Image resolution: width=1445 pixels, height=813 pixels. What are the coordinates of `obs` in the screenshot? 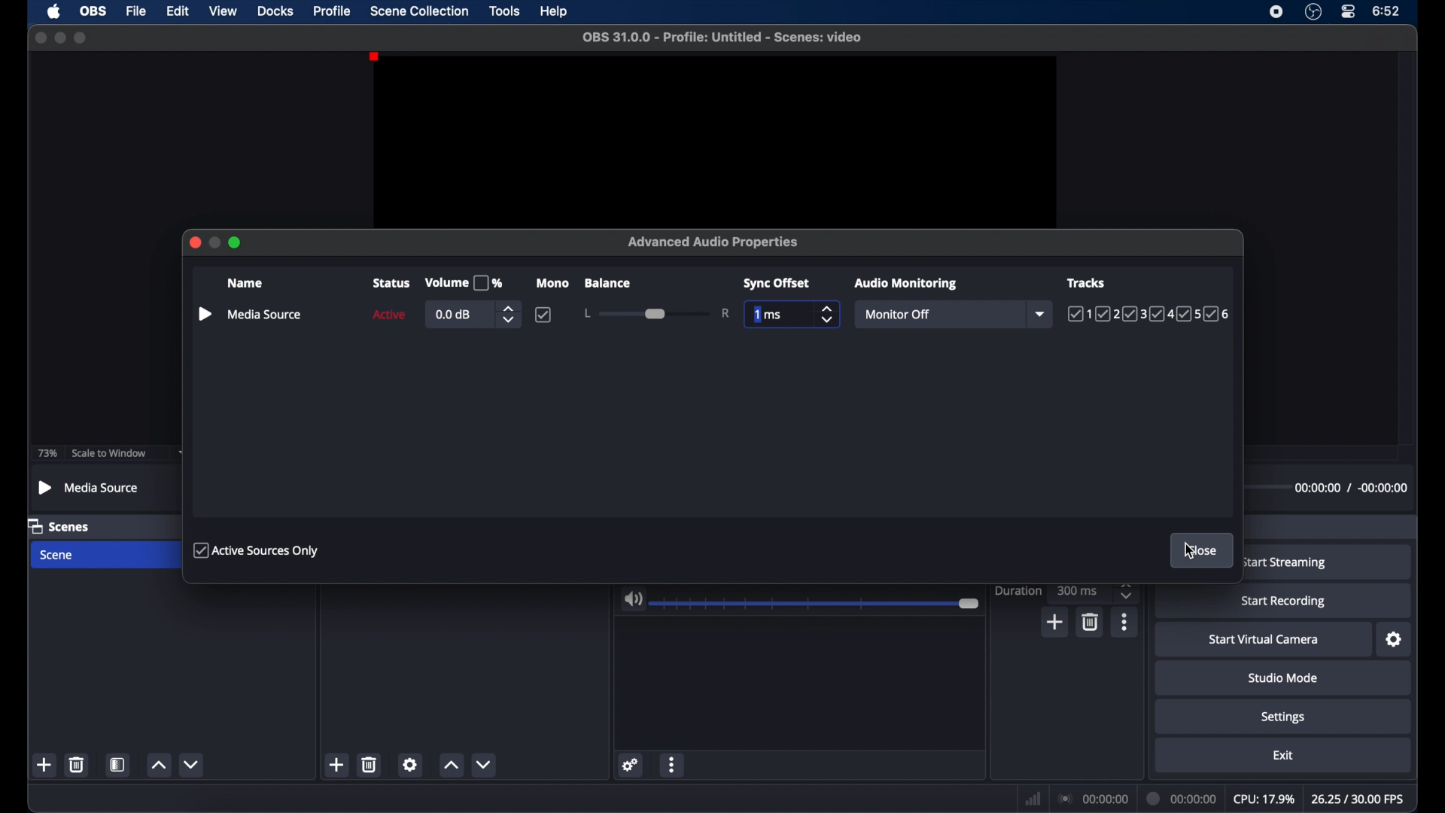 It's located at (93, 11).